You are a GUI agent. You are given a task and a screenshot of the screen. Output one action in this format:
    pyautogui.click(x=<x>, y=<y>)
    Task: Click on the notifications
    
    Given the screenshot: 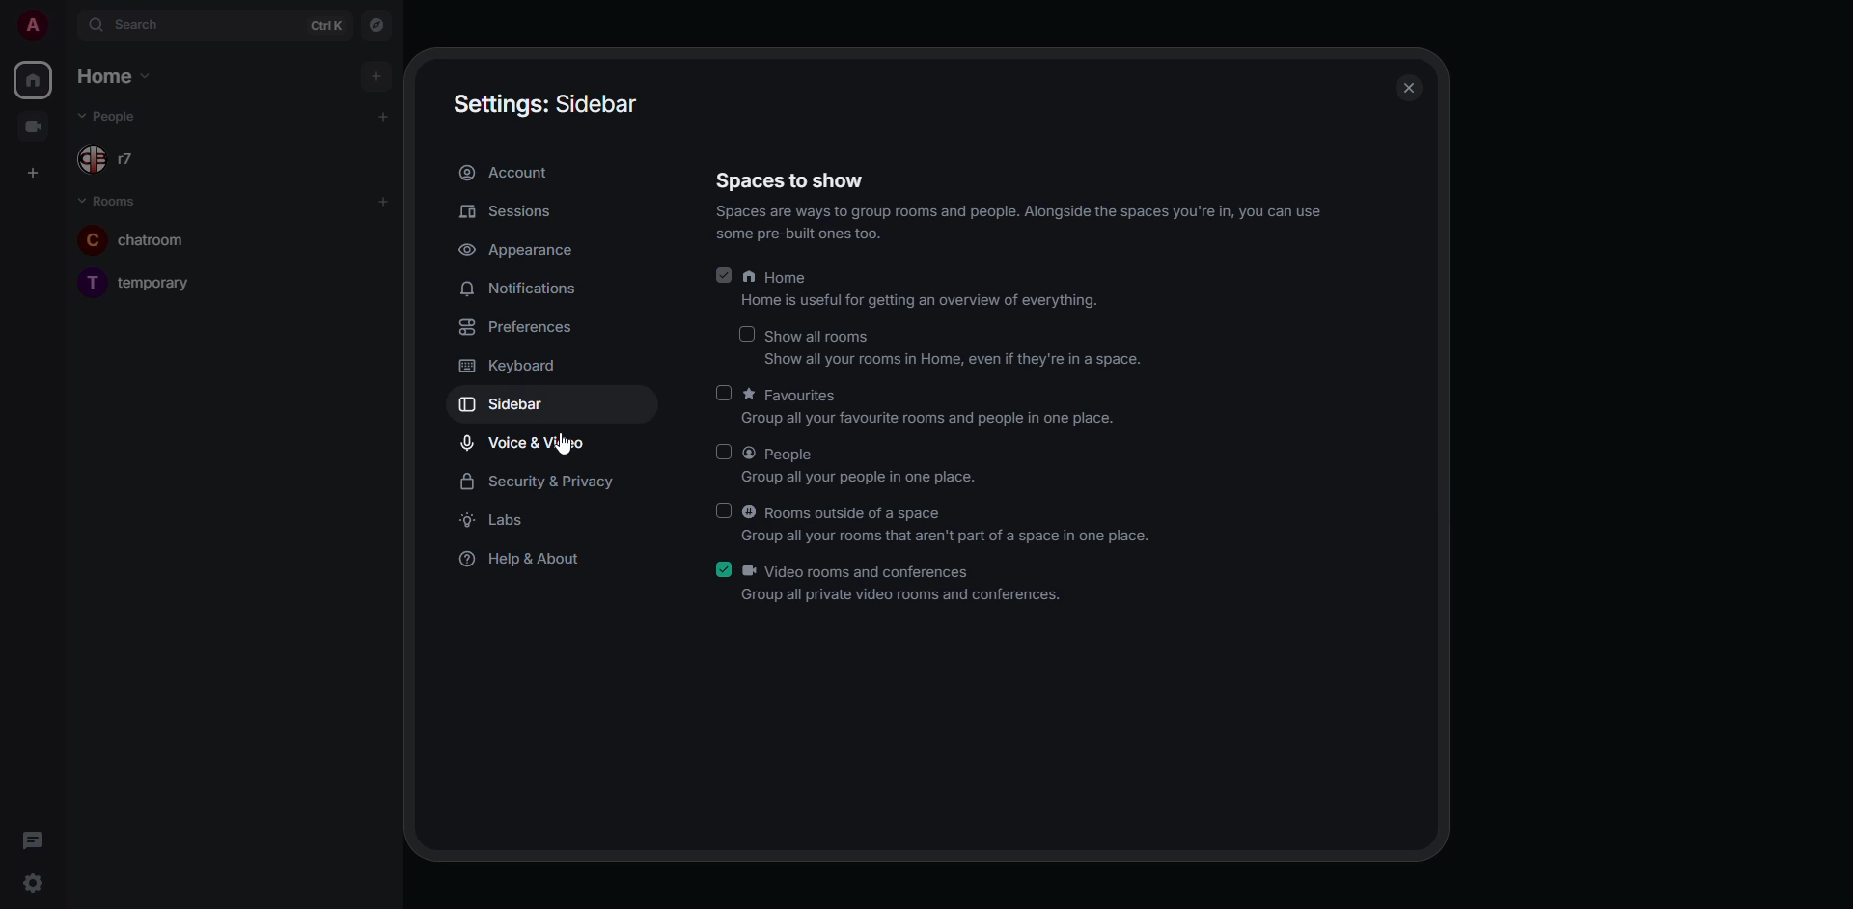 What is the action you would take?
    pyautogui.click(x=521, y=288)
    